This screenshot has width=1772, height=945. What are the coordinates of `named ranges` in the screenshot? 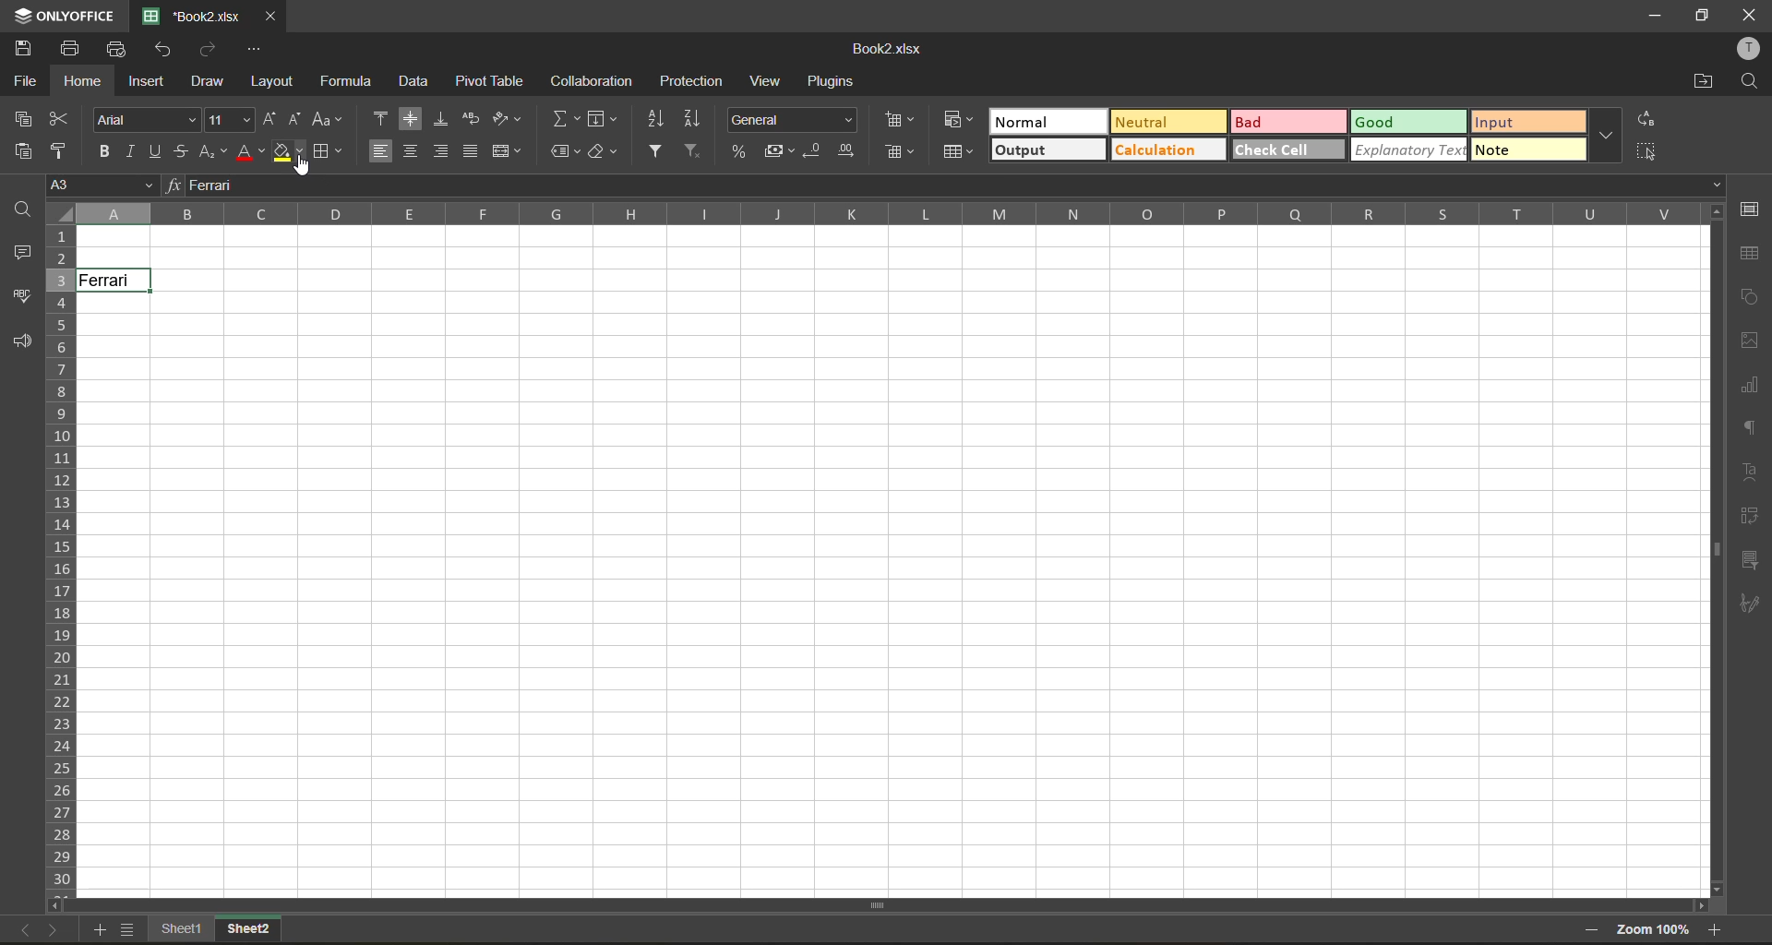 It's located at (562, 154).